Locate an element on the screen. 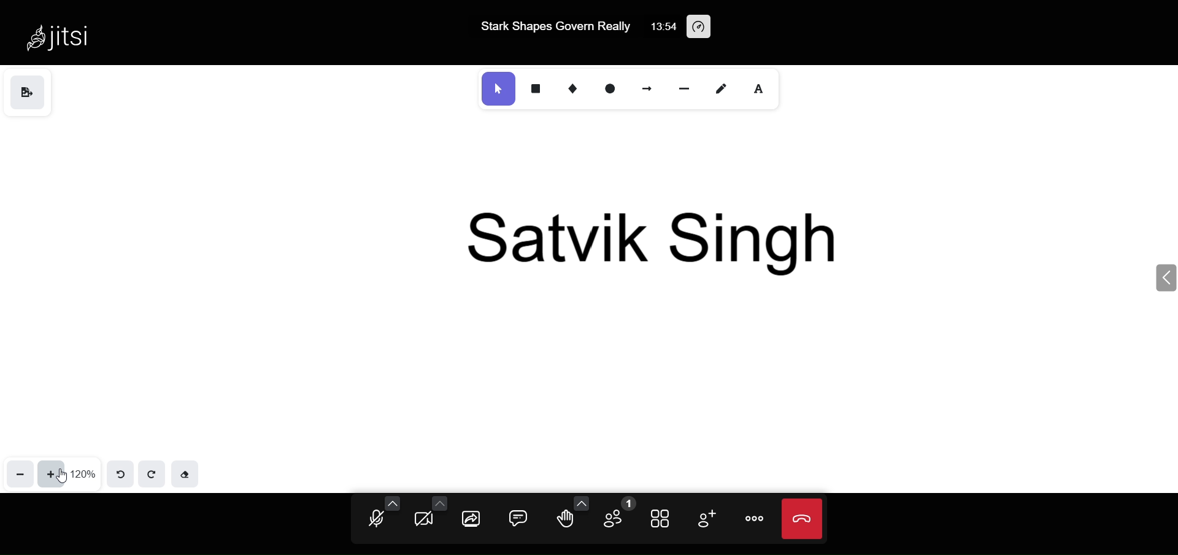 The height and width of the screenshot is (555, 1178). raise hand is located at coordinates (566, 521).